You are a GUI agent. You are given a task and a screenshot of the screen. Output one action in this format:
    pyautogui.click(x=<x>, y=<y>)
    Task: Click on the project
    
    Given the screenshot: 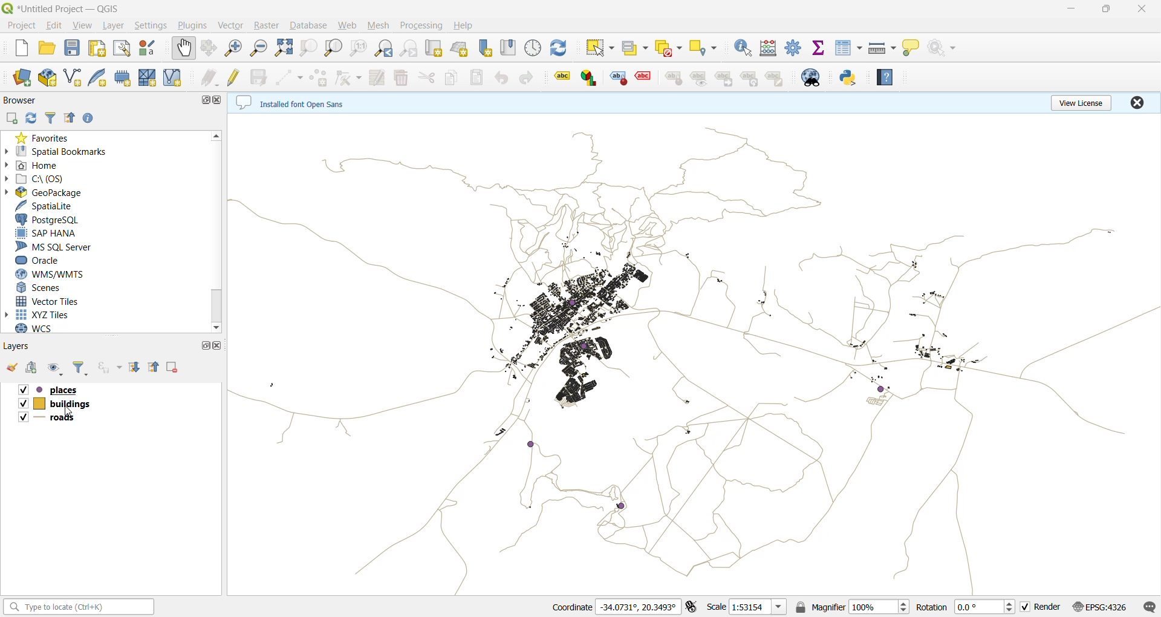 What is the action you would take?
    pyautogui.click(x=21, y=25)
    